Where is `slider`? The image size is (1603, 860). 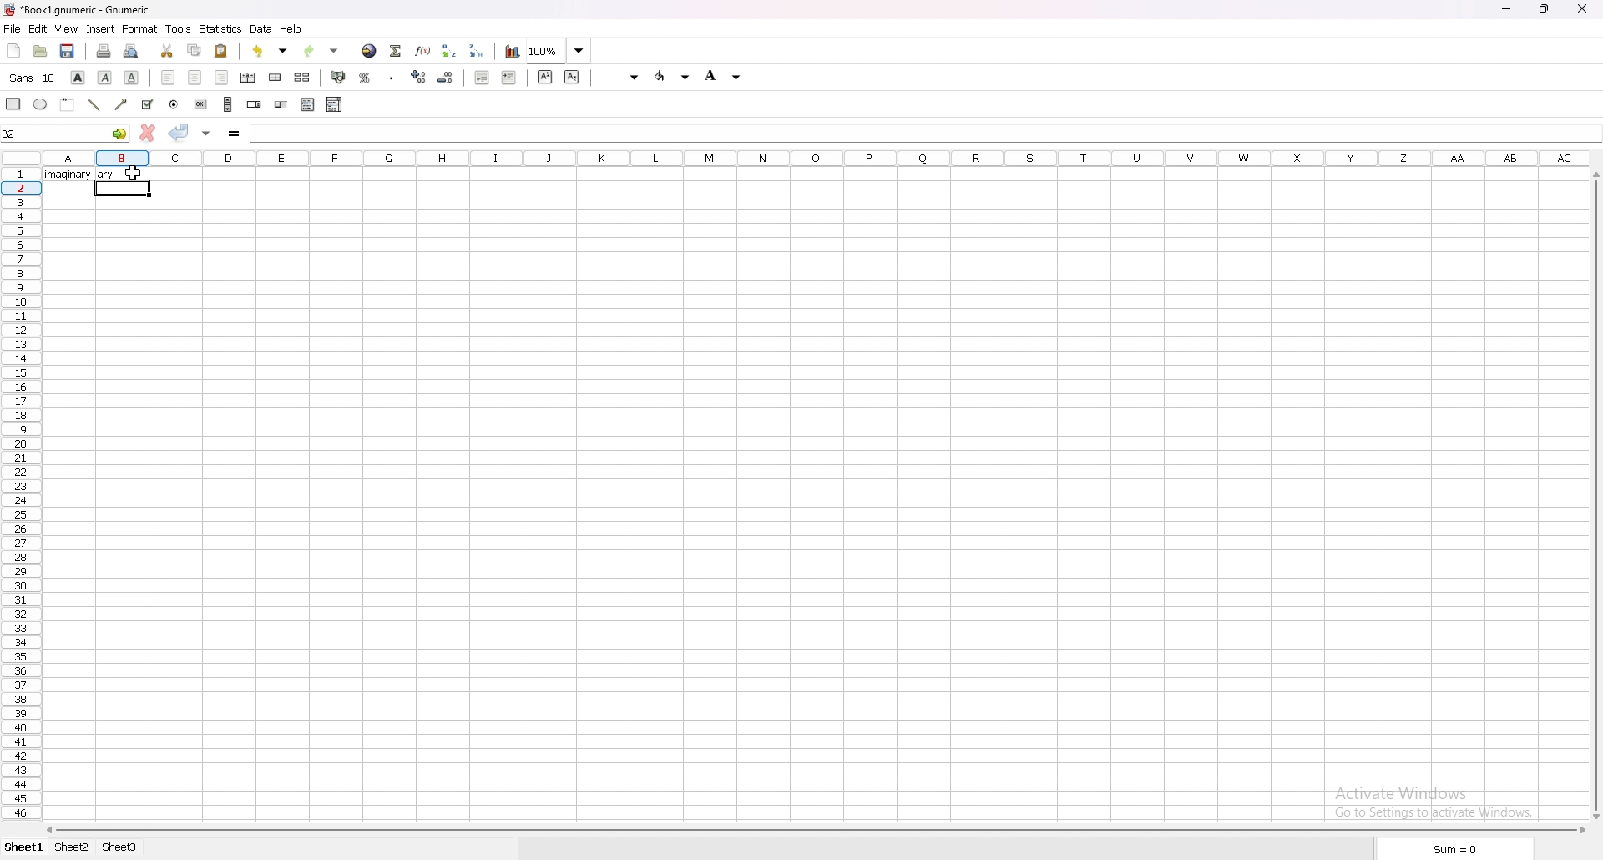 slider is located at coordinates (282, 104).